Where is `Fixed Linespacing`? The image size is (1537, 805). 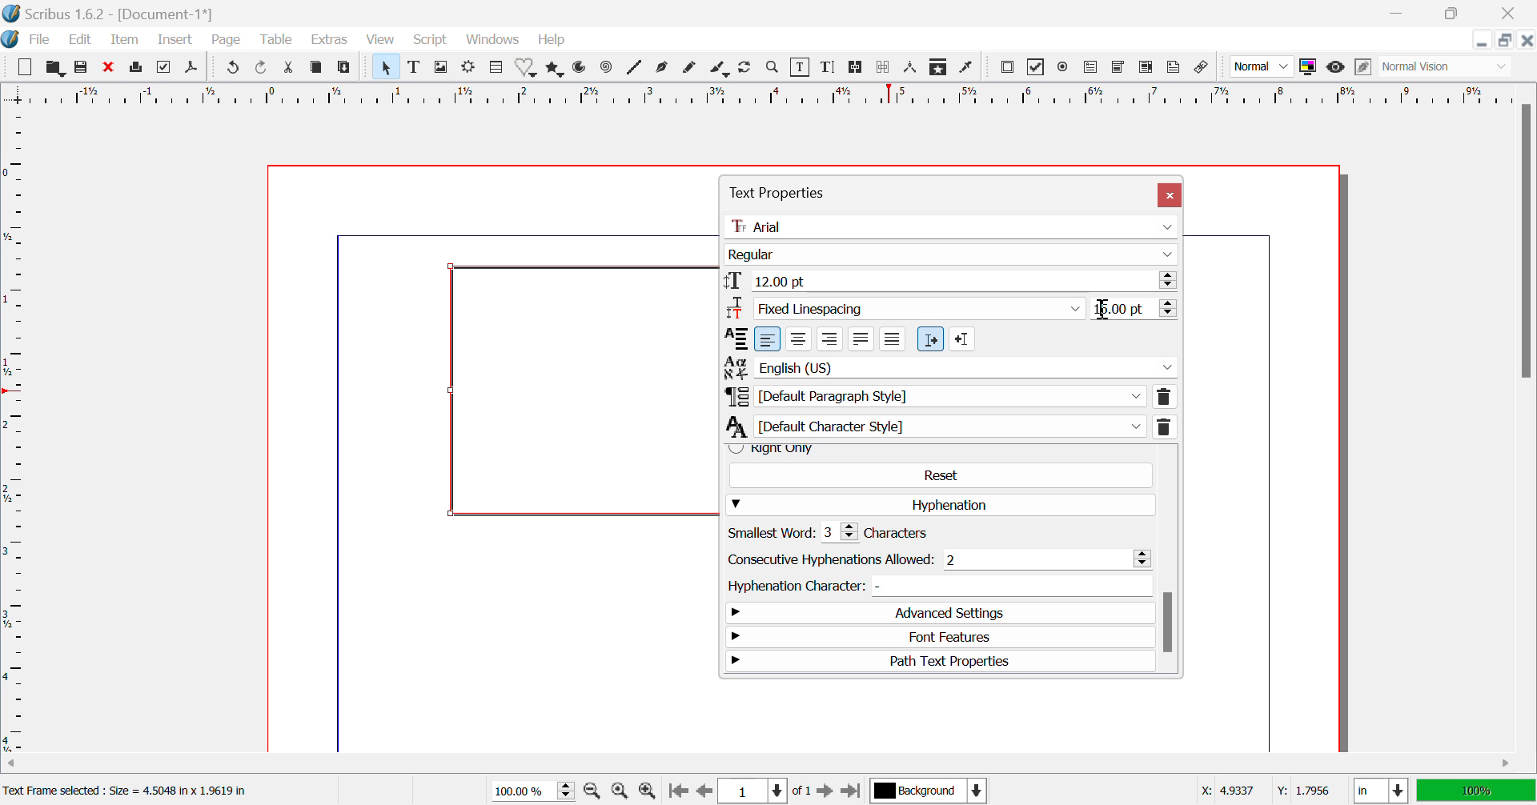 Fixed Linespacing is located at coordinates (909, 307).